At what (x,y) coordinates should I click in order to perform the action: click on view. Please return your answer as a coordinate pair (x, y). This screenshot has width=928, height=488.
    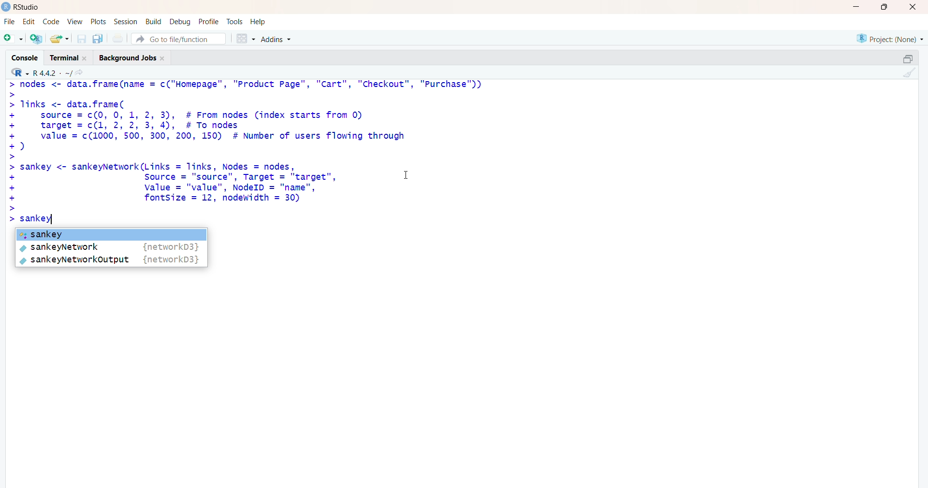
    Looking at the image, I should click on (73, 21).